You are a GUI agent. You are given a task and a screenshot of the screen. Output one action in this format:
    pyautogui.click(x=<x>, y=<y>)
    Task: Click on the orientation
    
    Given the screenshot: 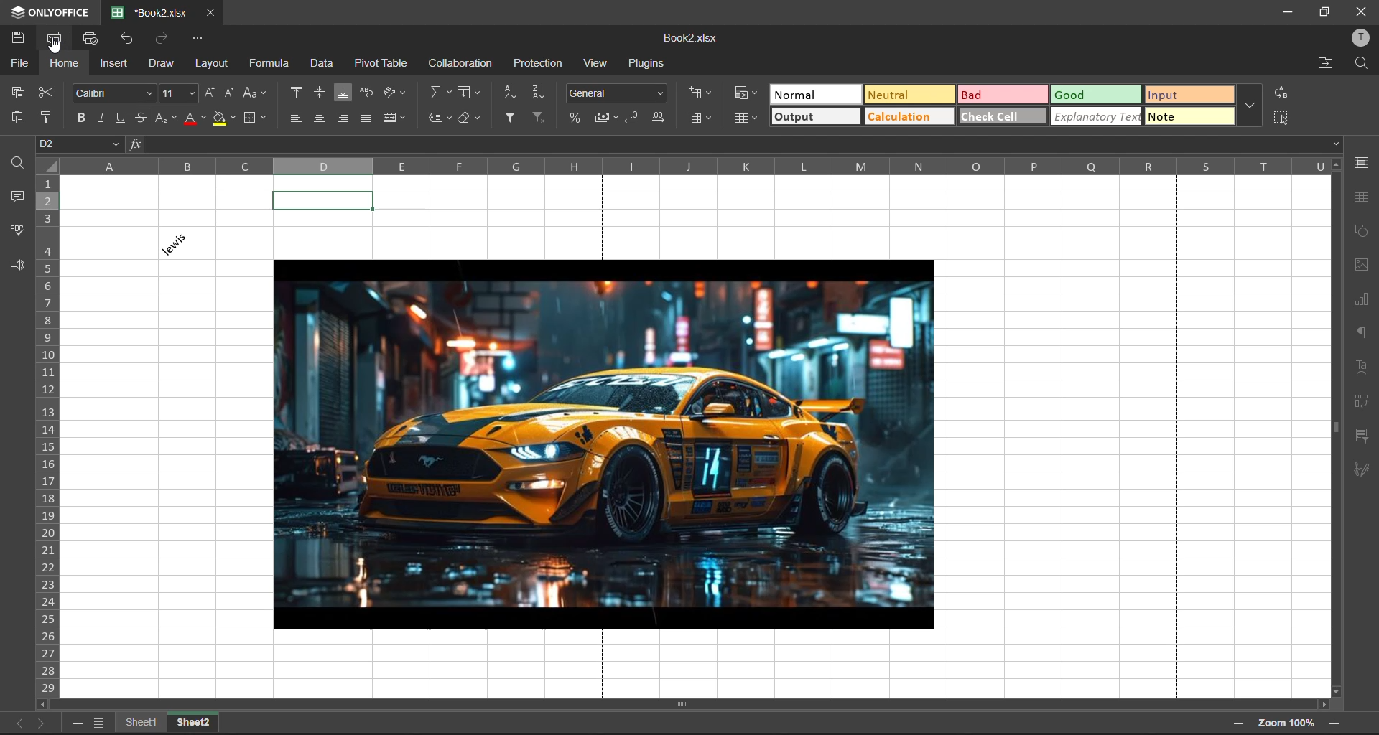 What is the action you would take?
    pyautogui.click(x=395, y=93)
    